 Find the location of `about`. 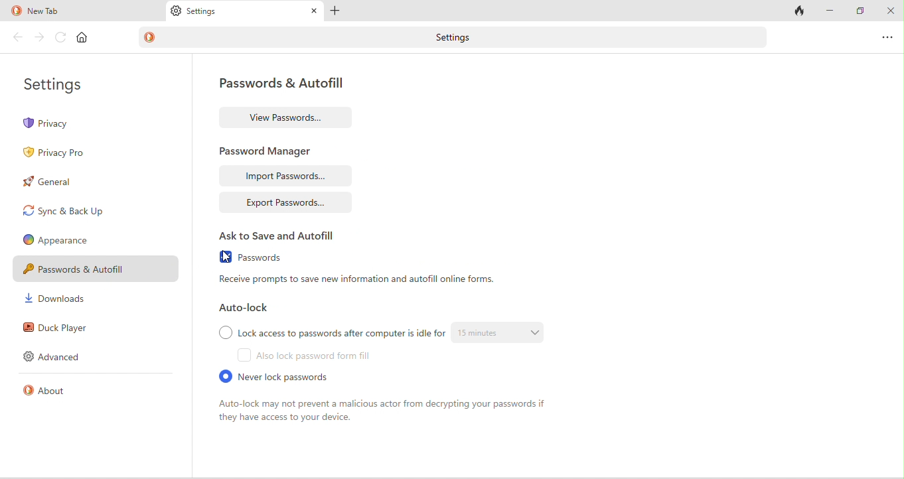

about is located at coordinates (56, 395).